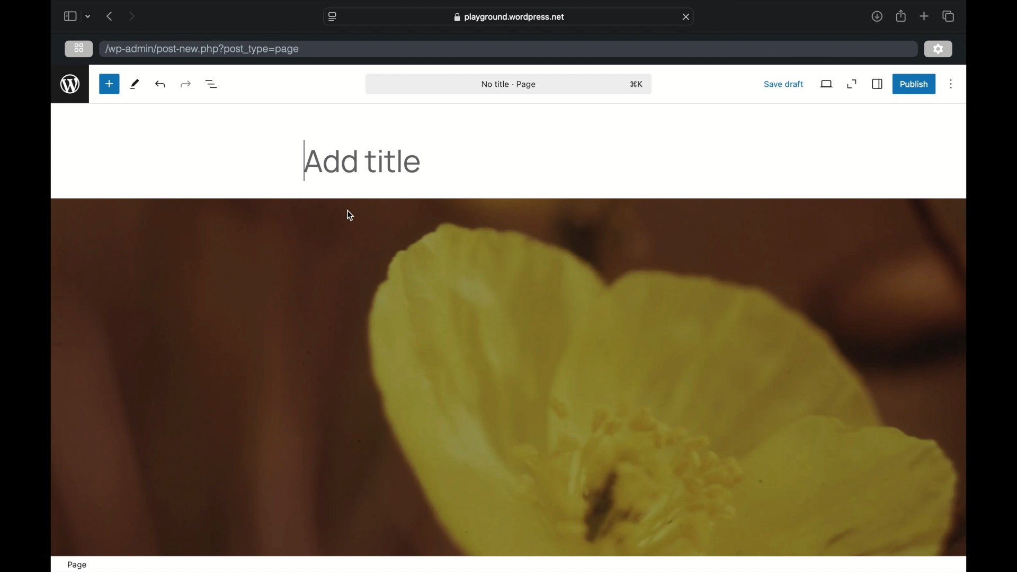 This screenshot has height=572, width=1017. I want to click on new, so click(109, 84).